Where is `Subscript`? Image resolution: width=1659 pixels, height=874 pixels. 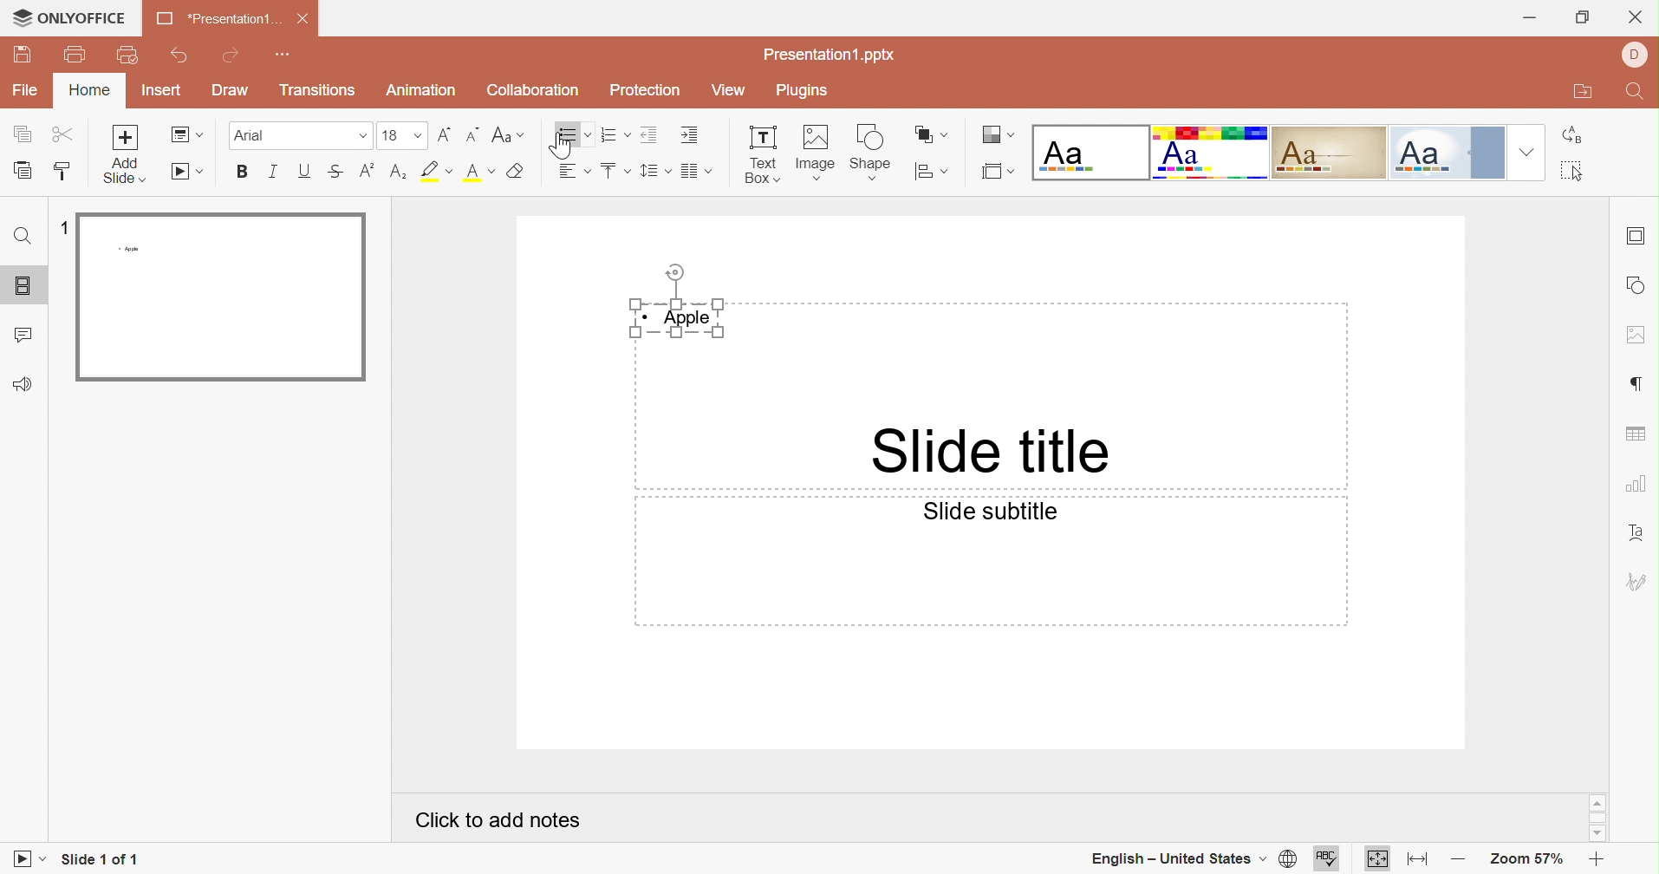
Subscript is located at coordinates (368, 173).